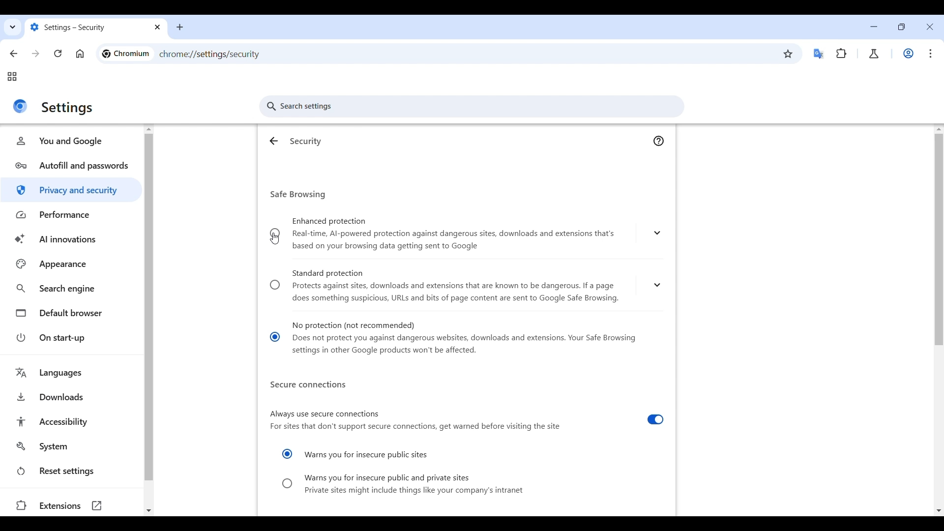 The image size is (944, 531). Describe the element at coordinates (157, 26) in the screenshot. I see `close` at that location.